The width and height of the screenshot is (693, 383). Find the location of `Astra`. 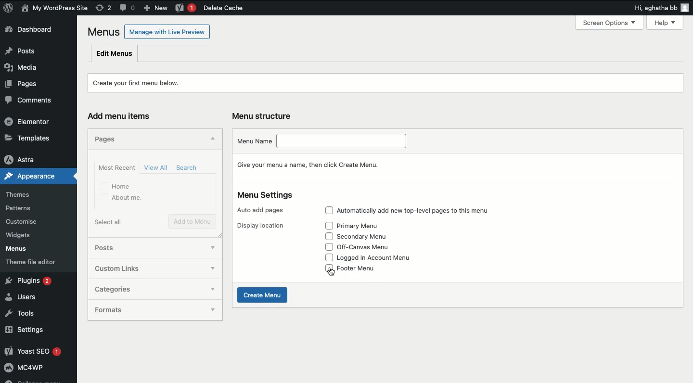

Astra is located at coordinates (34, 159).